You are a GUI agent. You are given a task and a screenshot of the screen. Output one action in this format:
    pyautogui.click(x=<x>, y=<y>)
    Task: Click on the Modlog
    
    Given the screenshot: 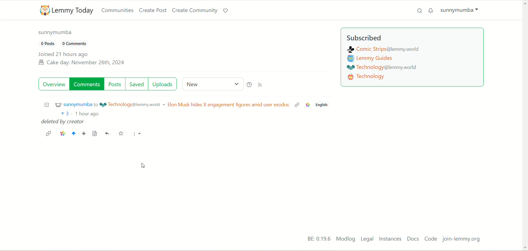 What is the action you would take?
    pyautogui.click(x=345, y=239)
    